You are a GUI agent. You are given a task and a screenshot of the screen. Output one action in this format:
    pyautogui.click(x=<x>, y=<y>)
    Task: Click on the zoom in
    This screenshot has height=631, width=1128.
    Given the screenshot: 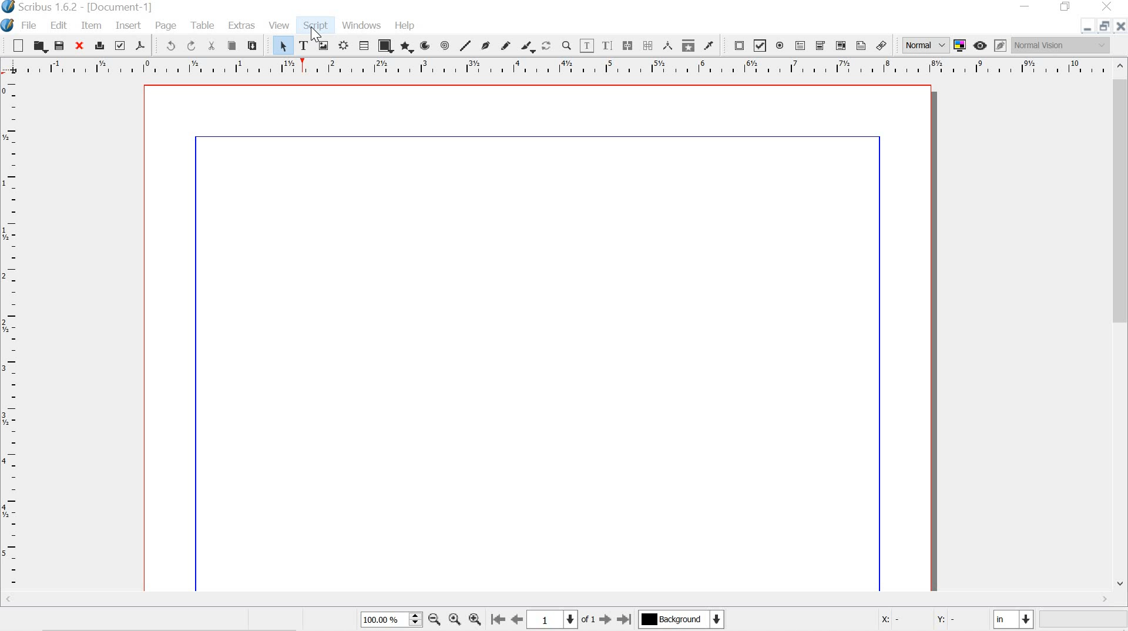 What is the action you would take?
    pyautogui.click(x=474, y=619)
    